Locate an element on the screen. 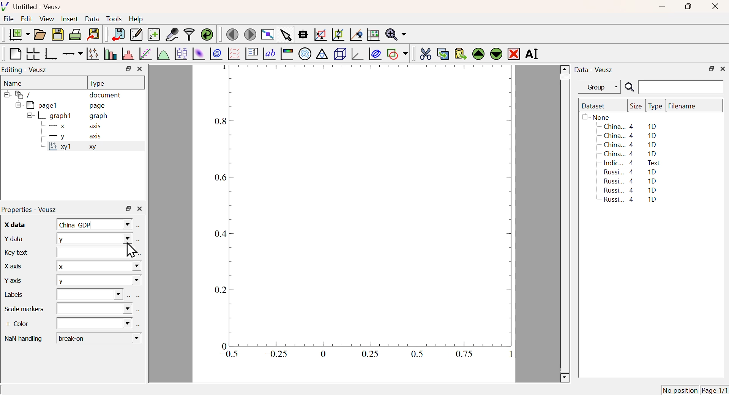  Save is located at coordinates (58, 35).